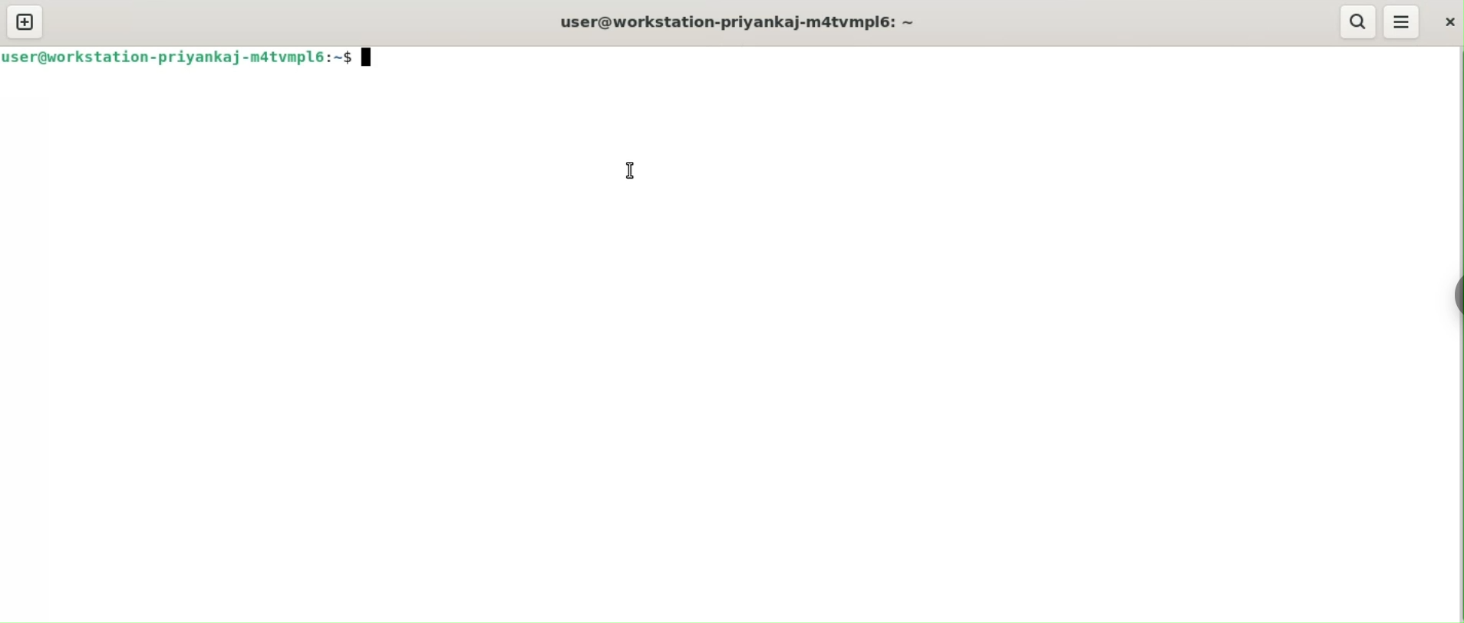 The image size is (1464, 623). I want to click on new tab, so click(25, 23).